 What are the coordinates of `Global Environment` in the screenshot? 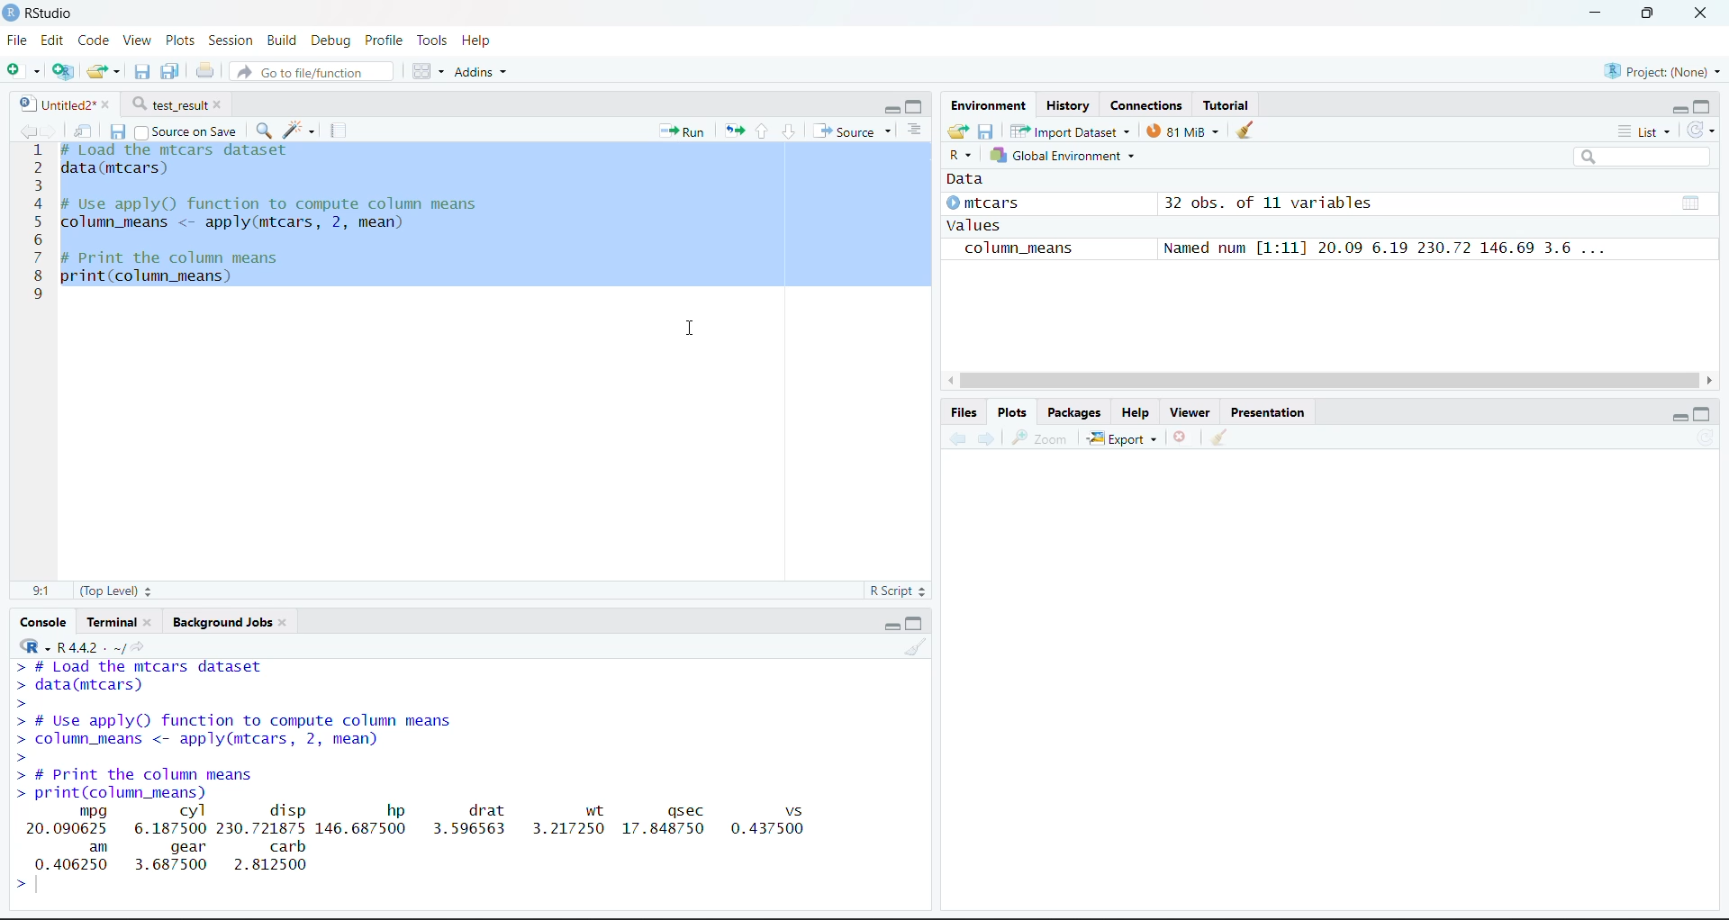 It's located at (1063, 156).